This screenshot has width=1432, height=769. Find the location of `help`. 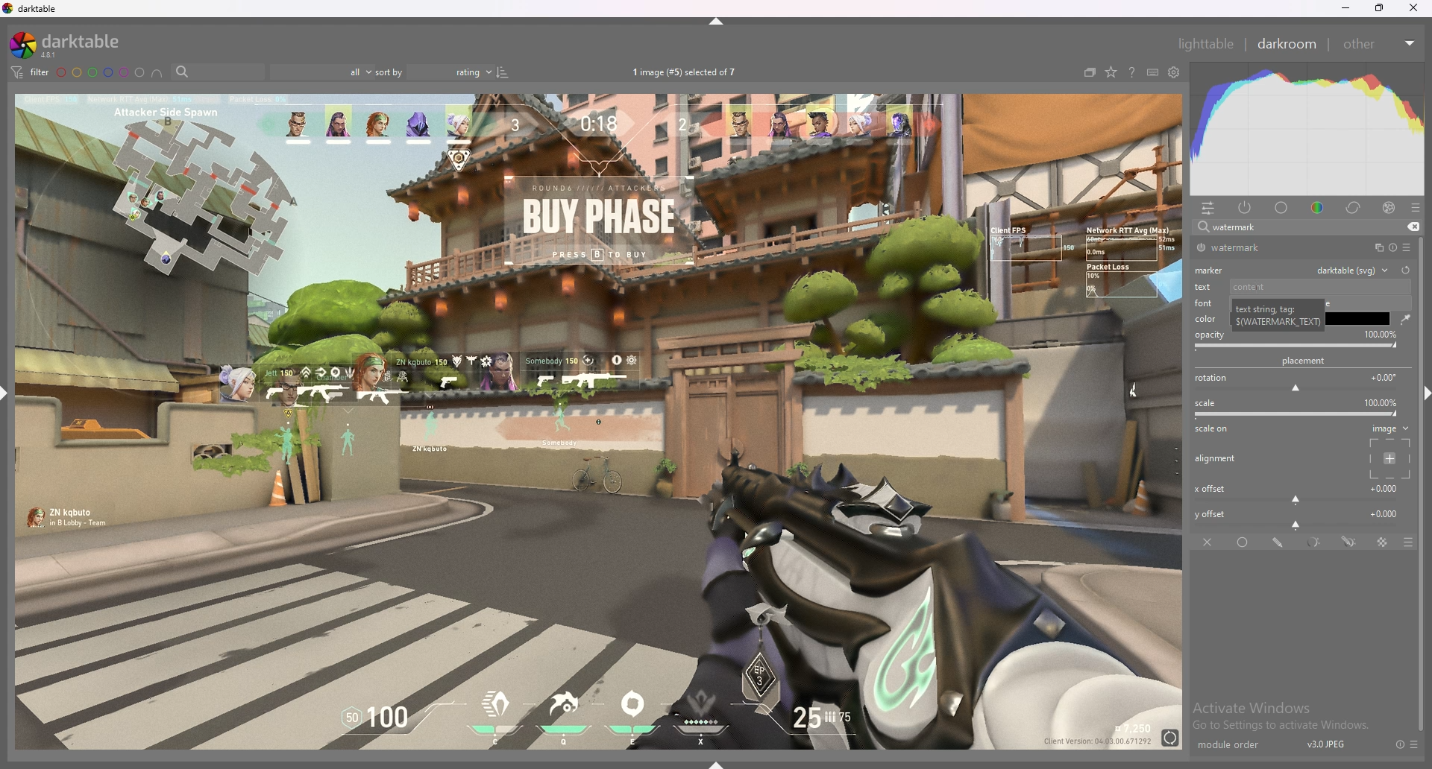

help is located at coordinates (1131, 74).